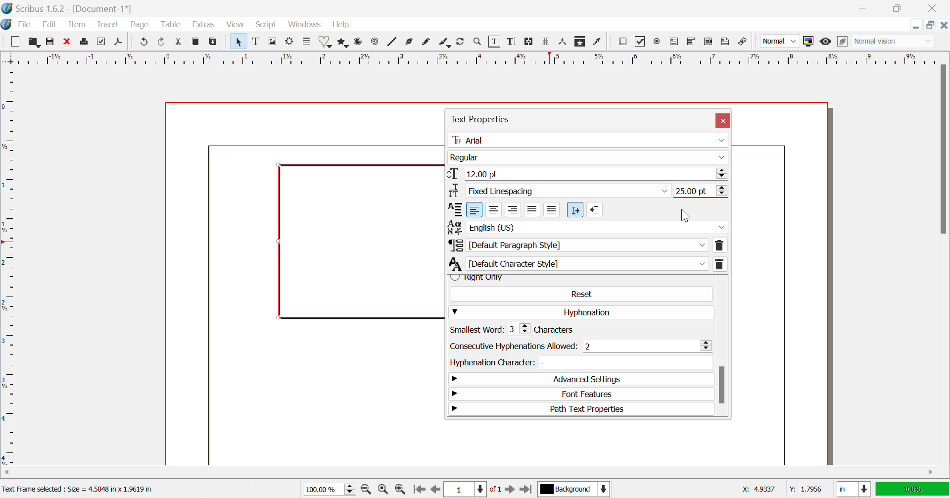 The width and height of the screenshot is (950, 498). I want to click on Right Only, so click(578, 278).